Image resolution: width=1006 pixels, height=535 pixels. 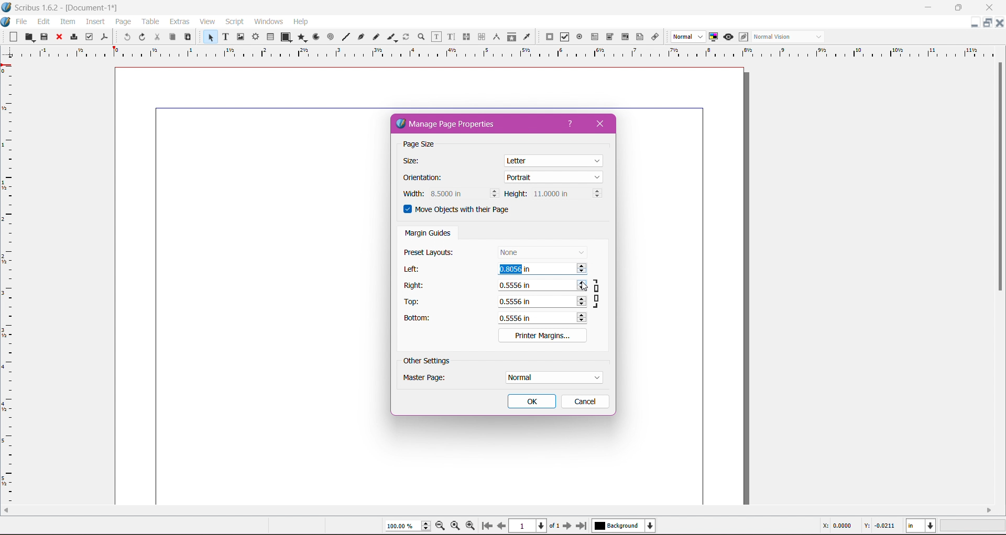 What do you see at coordinates (179, 21) in the screenshot?
I see `Extras` at bounding box center [179, 21].